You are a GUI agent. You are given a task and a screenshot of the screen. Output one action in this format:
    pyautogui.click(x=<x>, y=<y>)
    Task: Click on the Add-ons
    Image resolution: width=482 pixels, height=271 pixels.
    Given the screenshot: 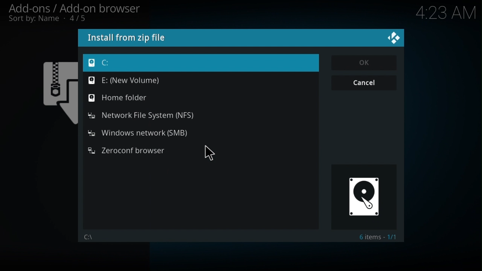 What is the action you would take?
    pyautogui.click(x=76, y=14)
    